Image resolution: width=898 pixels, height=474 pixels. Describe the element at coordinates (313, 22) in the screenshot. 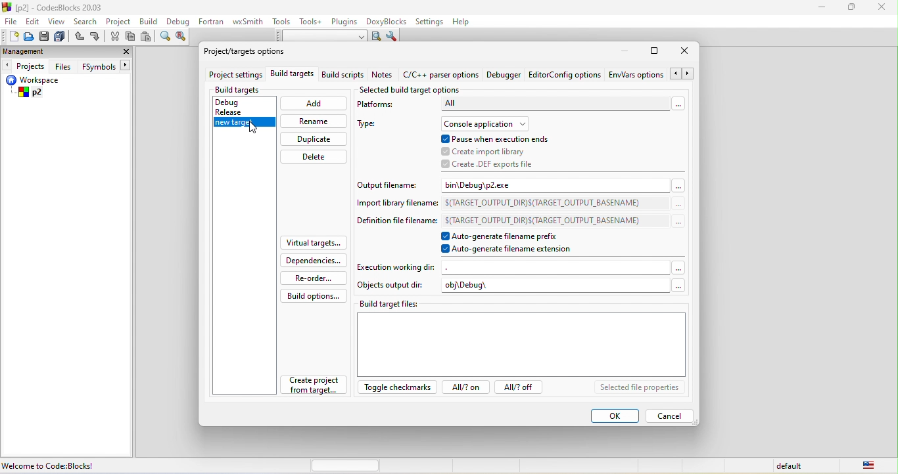

I see `tools++` at that location.